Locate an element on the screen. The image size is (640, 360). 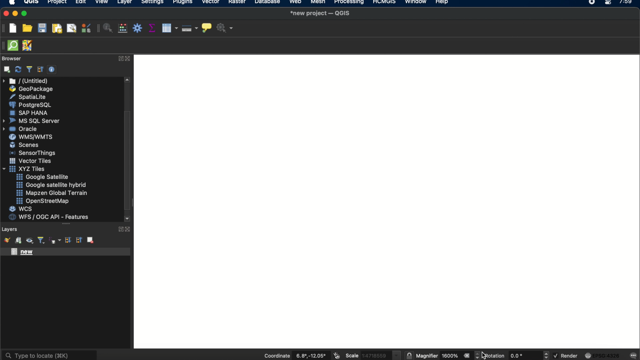
processing is located at coordinates (351, 3).